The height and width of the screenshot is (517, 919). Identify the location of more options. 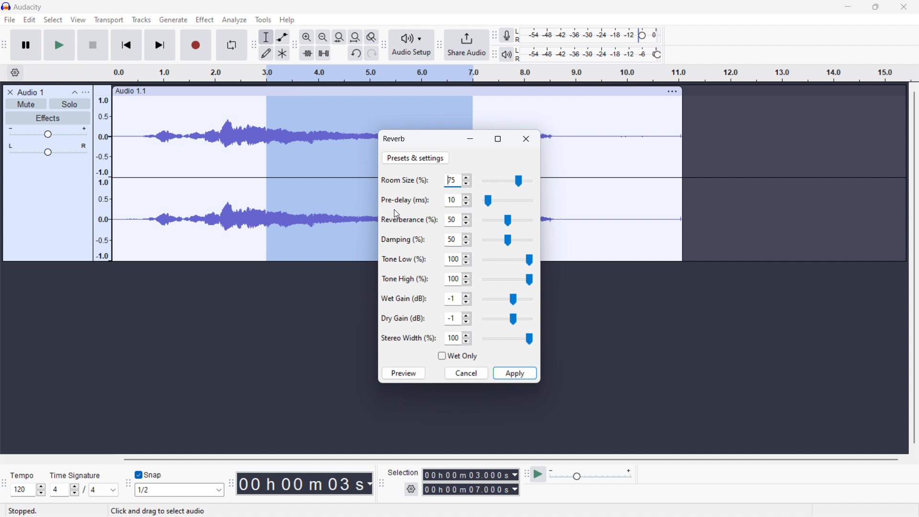
(673, 92).